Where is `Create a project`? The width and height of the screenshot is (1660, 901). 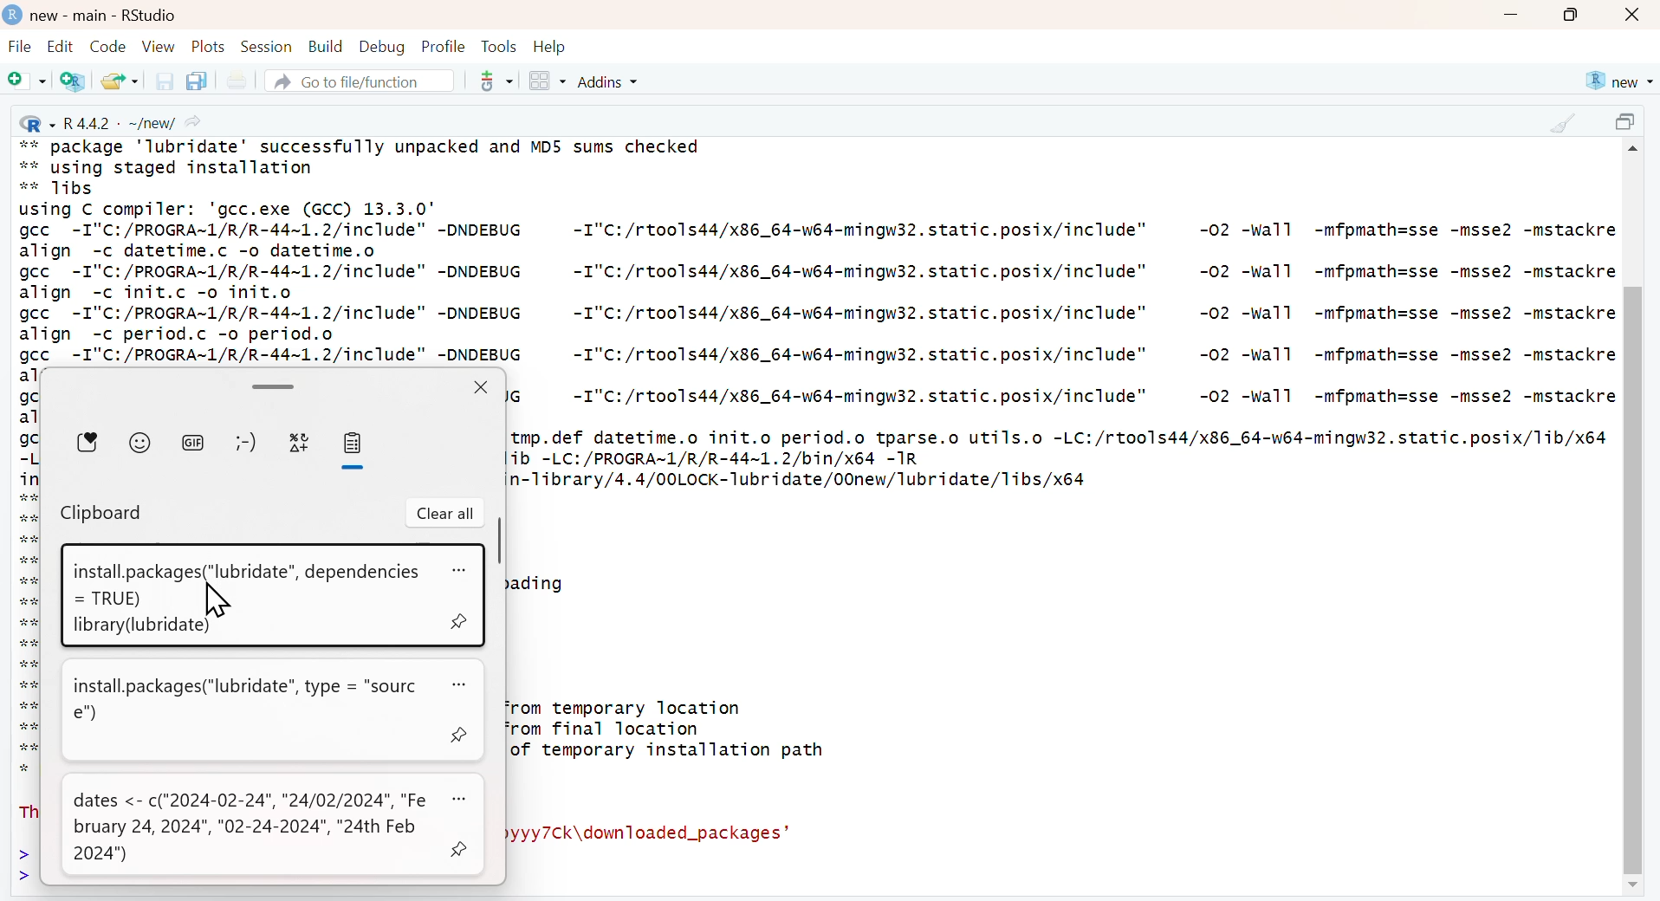
Create a project is located at coordinates (75, 81).